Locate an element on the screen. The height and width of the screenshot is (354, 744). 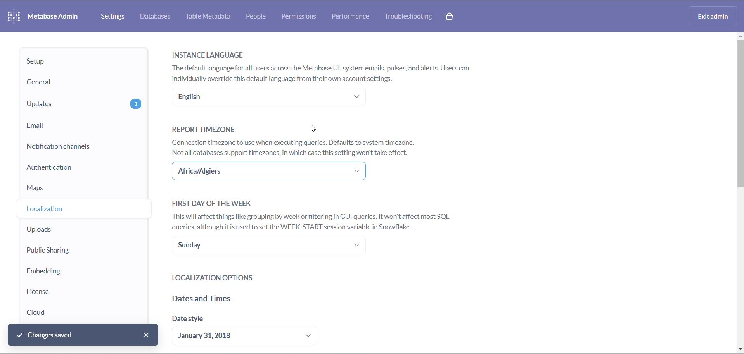
UPLOADS is located at coordinates (74, 230).